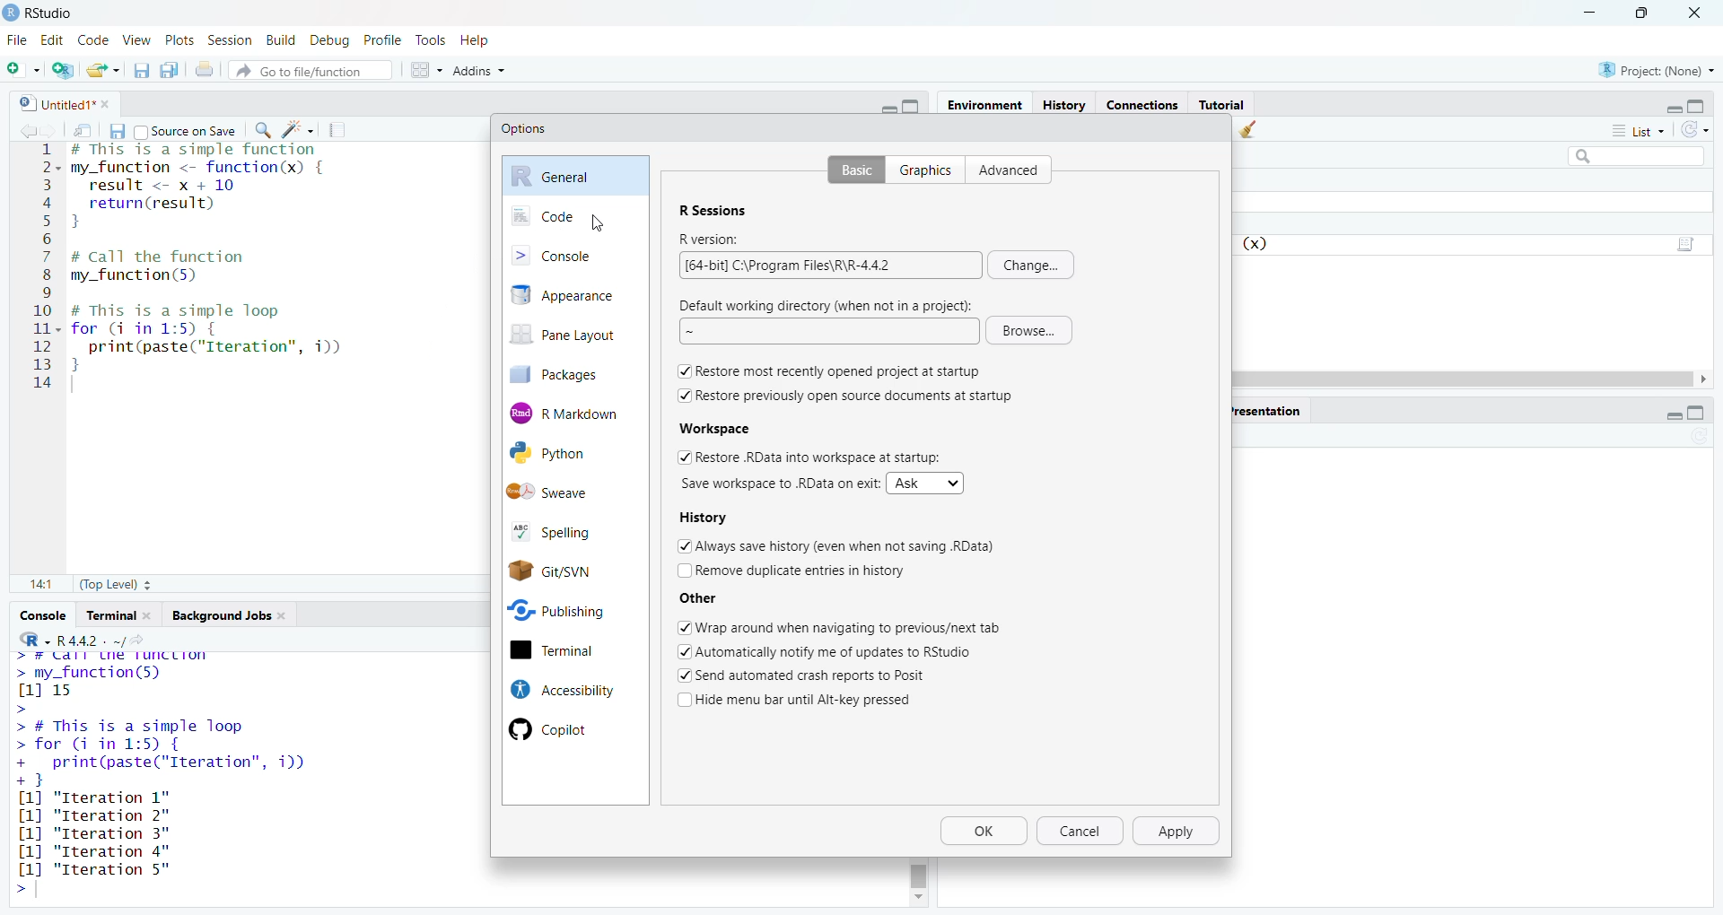  I want to click on Always save history (even when not saving .RData), so click(839, 545).